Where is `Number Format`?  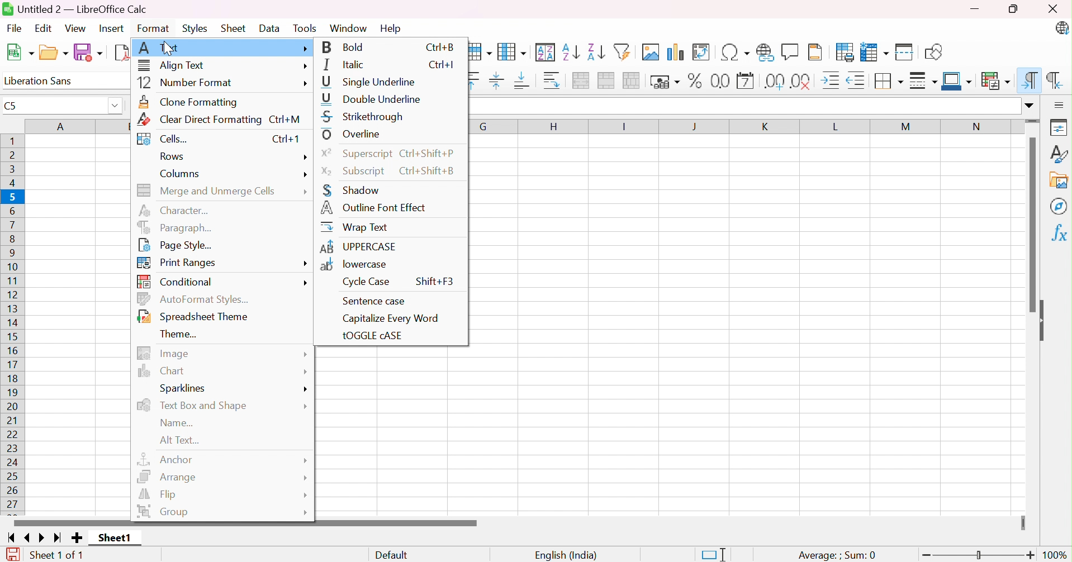 Number Format is located at coordinates (189, 83).